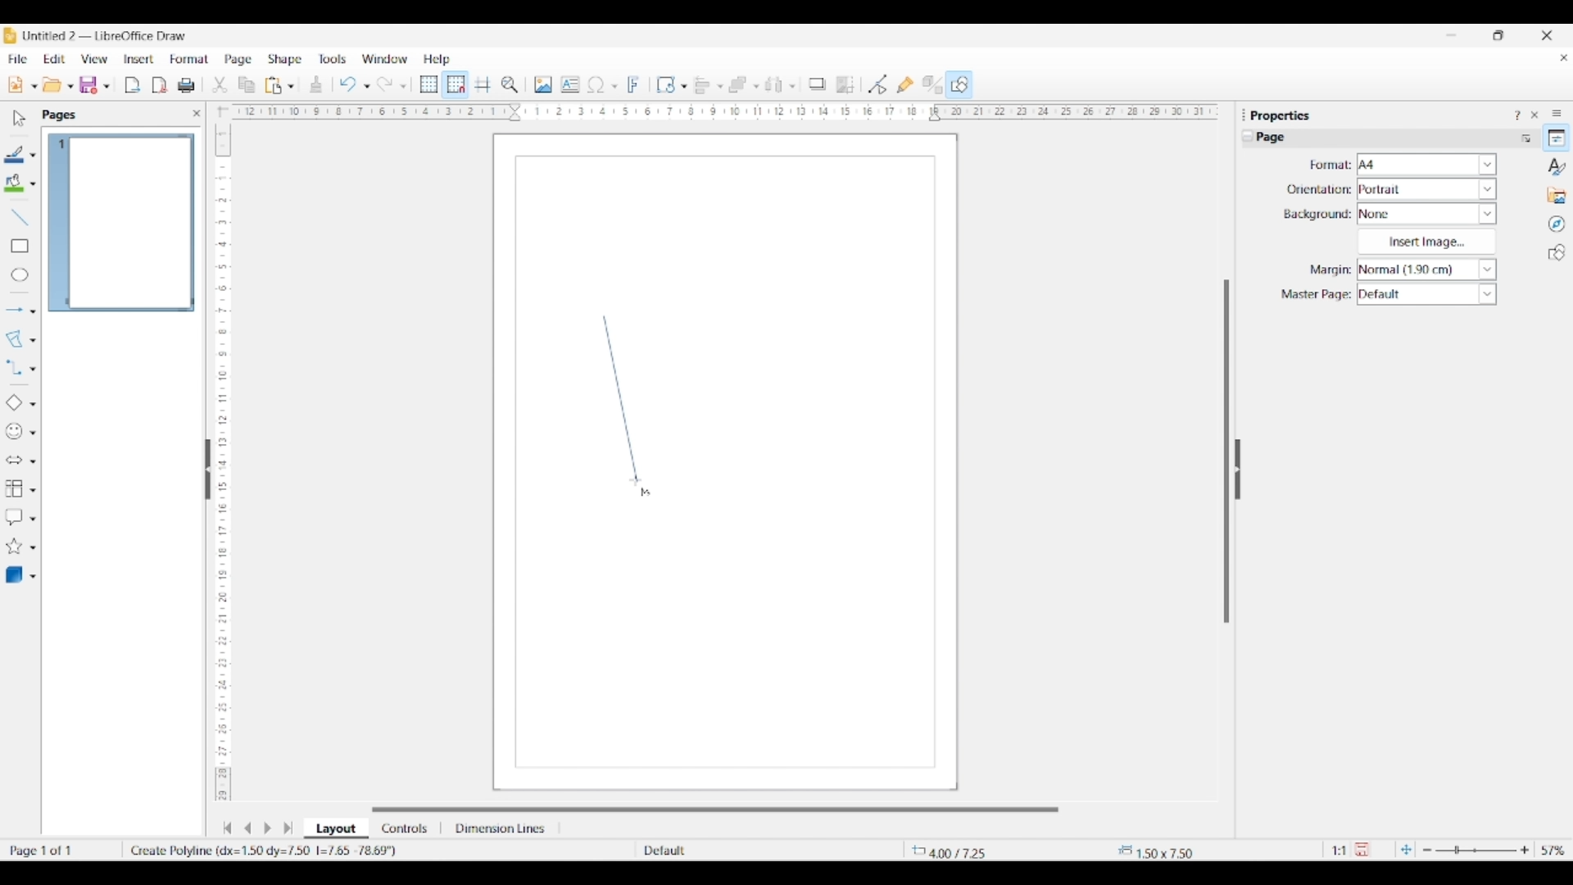 The image size is (1573, 885). What do you see at coordinates (792, 86) in the screenshot?
I see `Select objects to distribute options` at bounding box center [792, 86].